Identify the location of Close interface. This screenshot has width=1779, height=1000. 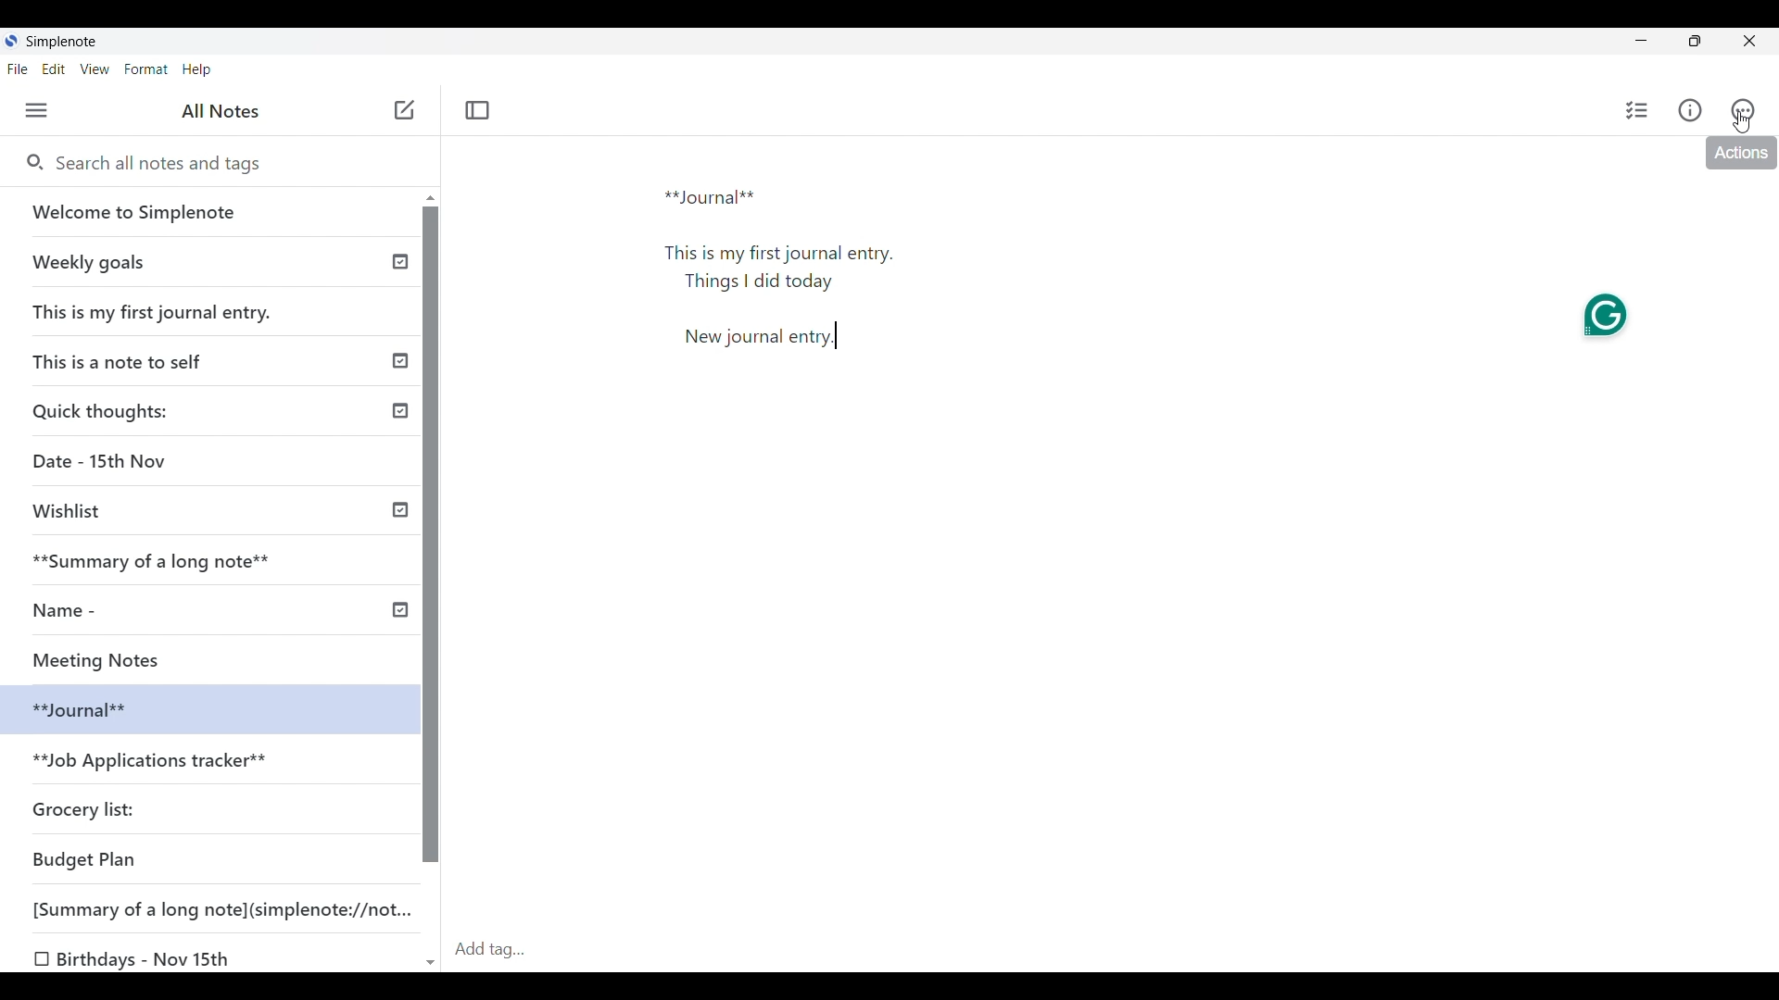
(1748, 41).